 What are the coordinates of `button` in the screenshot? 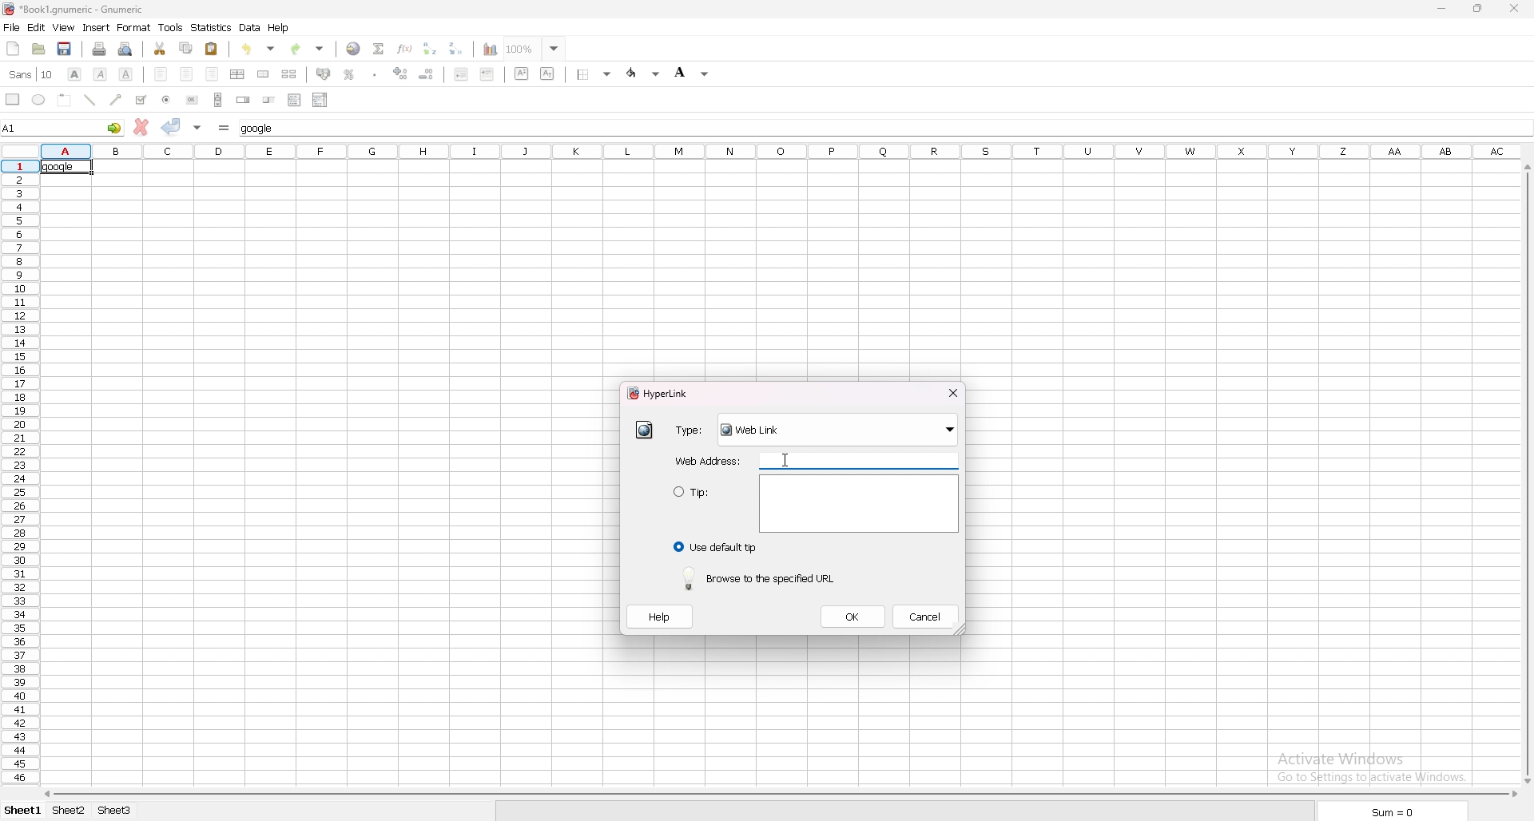 It's located at (193, 100).